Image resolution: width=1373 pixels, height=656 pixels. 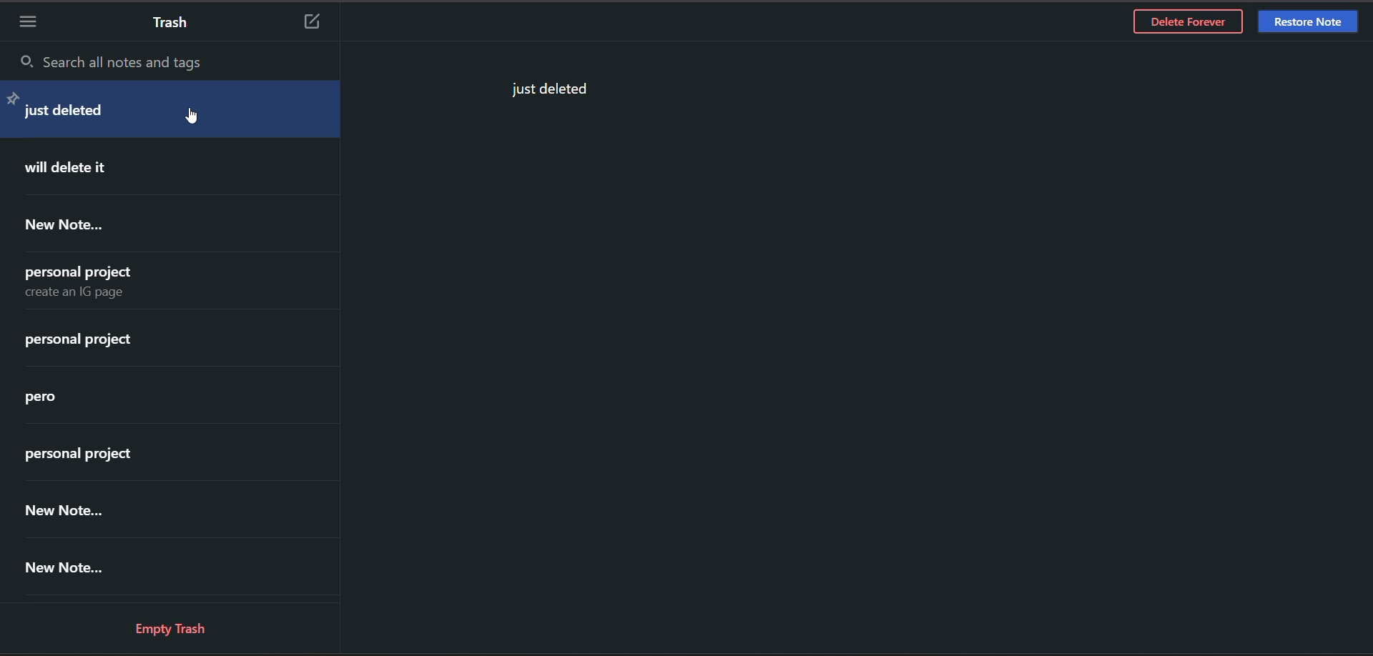 What do you see at coordinates (76, 227) in the screenshot?
I see `deleted note title 3` at bounding box center [76, 227].